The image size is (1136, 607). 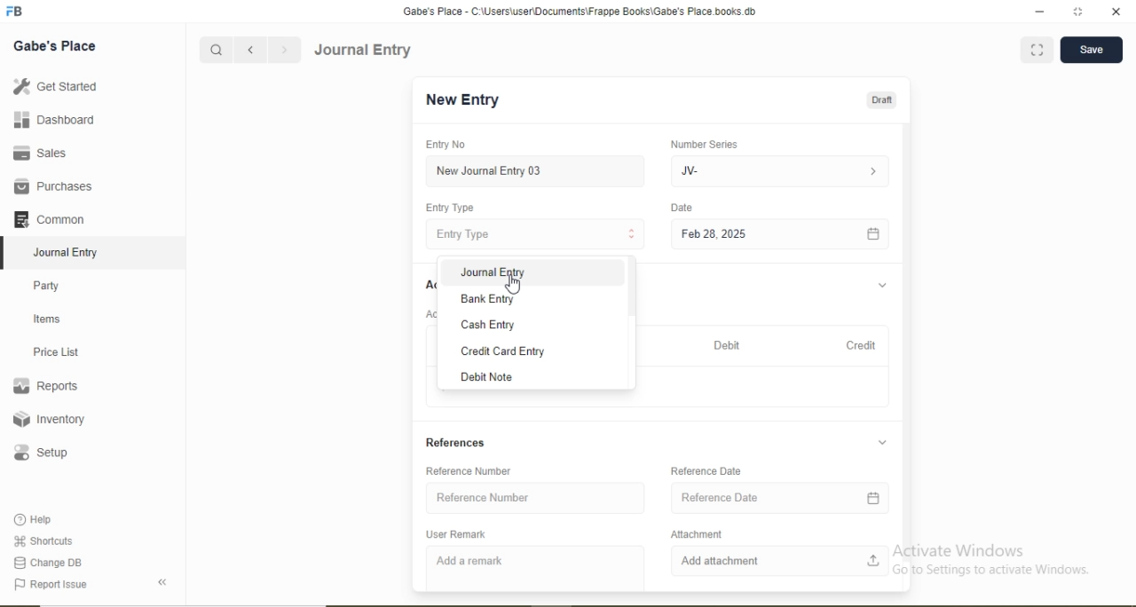 I want to click on Backward, so click(x=250, y=51).